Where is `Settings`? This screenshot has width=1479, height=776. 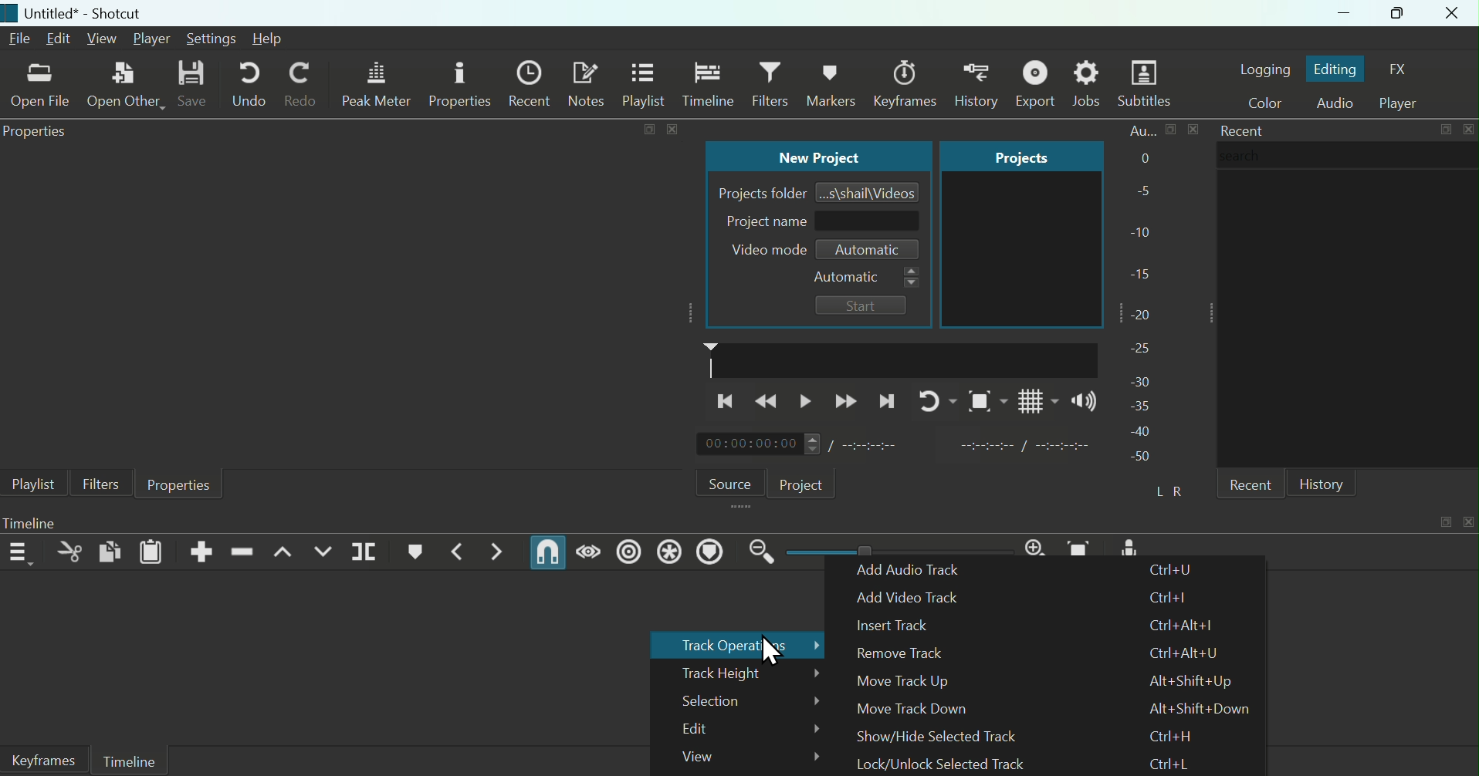 Settings is located at coordinates (212, 39).